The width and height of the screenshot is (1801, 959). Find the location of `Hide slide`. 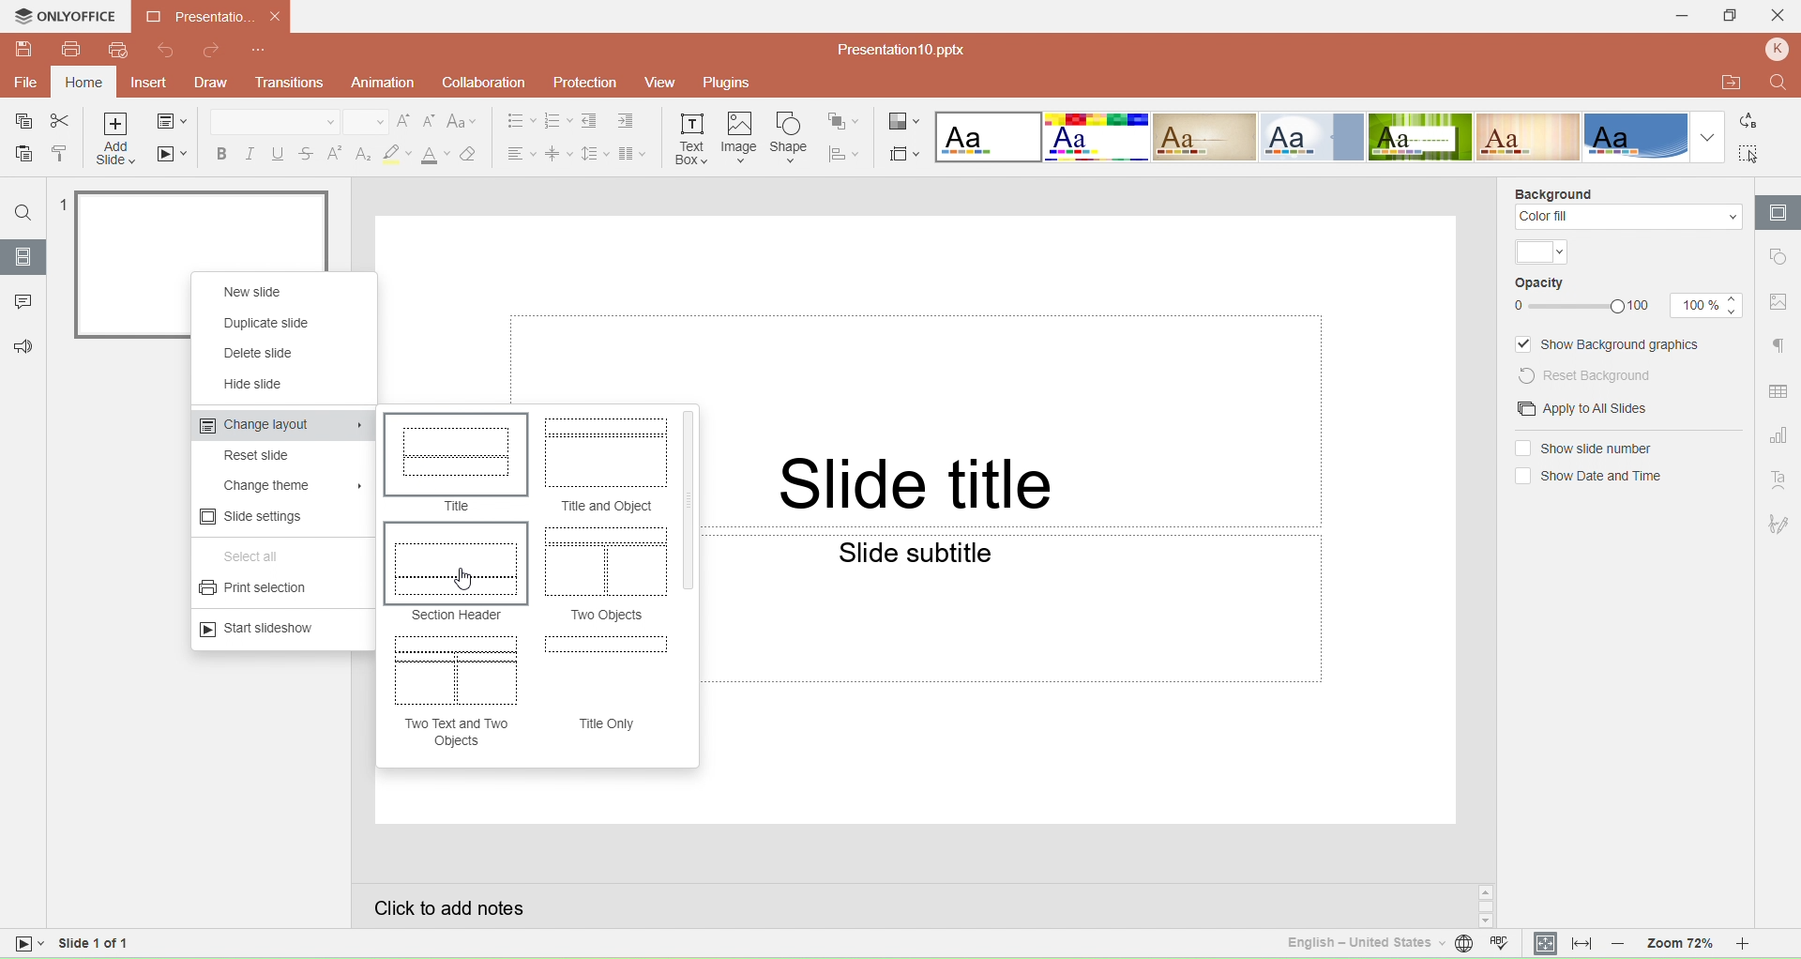

Hide slide is located at coordinates (258, 384).